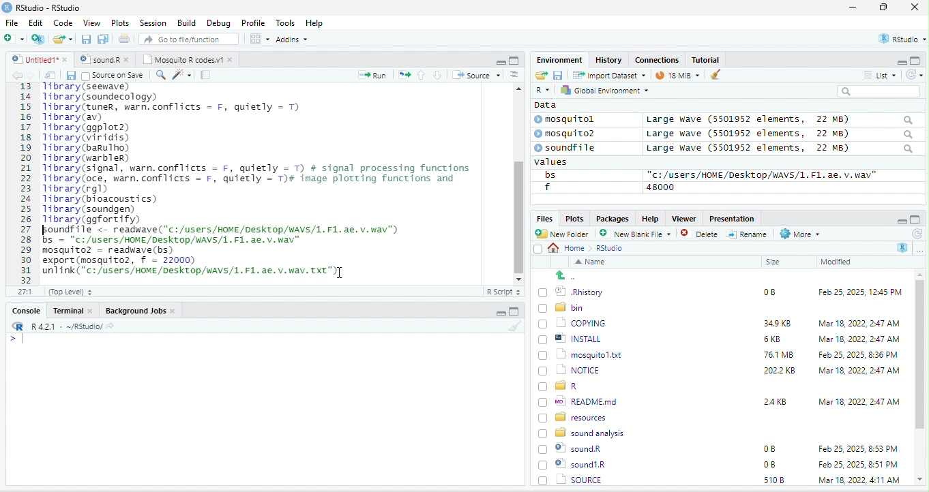  I want to click on  Home, so click(570, 247).